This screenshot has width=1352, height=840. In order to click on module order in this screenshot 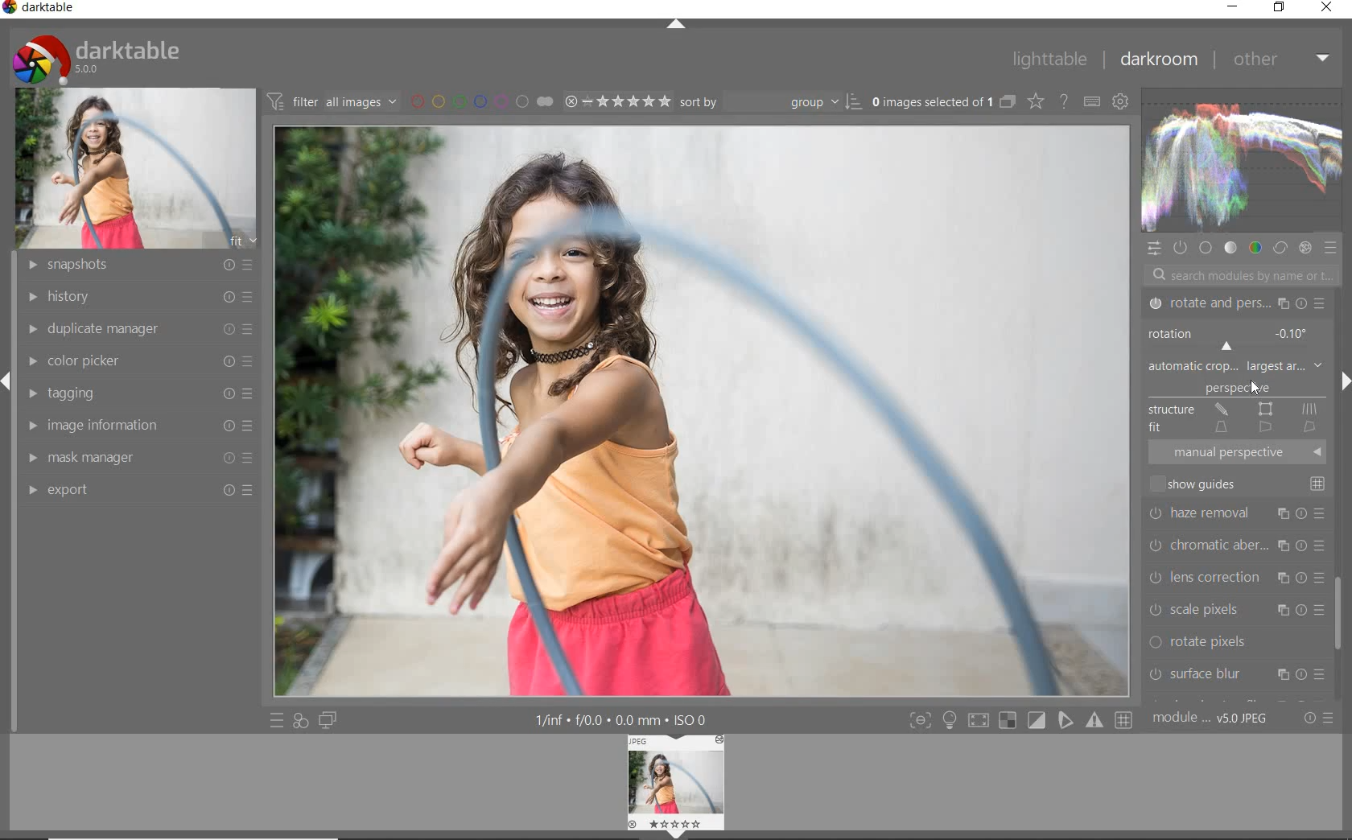, I will do `click(1211, 719)`.